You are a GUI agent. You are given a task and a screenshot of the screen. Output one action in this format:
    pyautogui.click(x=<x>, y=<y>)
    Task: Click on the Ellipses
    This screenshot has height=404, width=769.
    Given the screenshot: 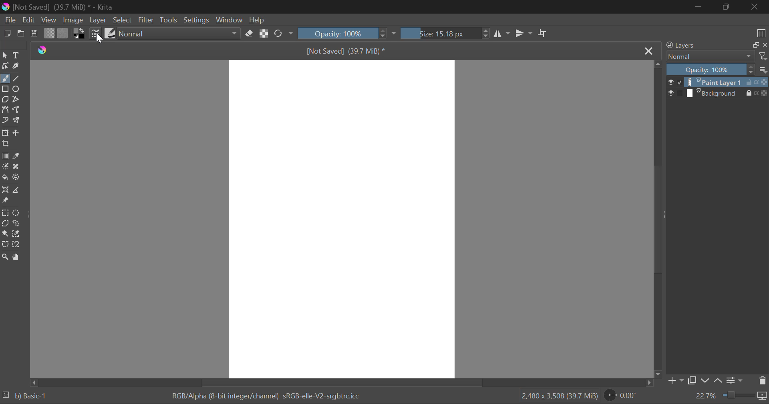 What is the action you would take?
    pyautogui.click(x=18, y=89)
    